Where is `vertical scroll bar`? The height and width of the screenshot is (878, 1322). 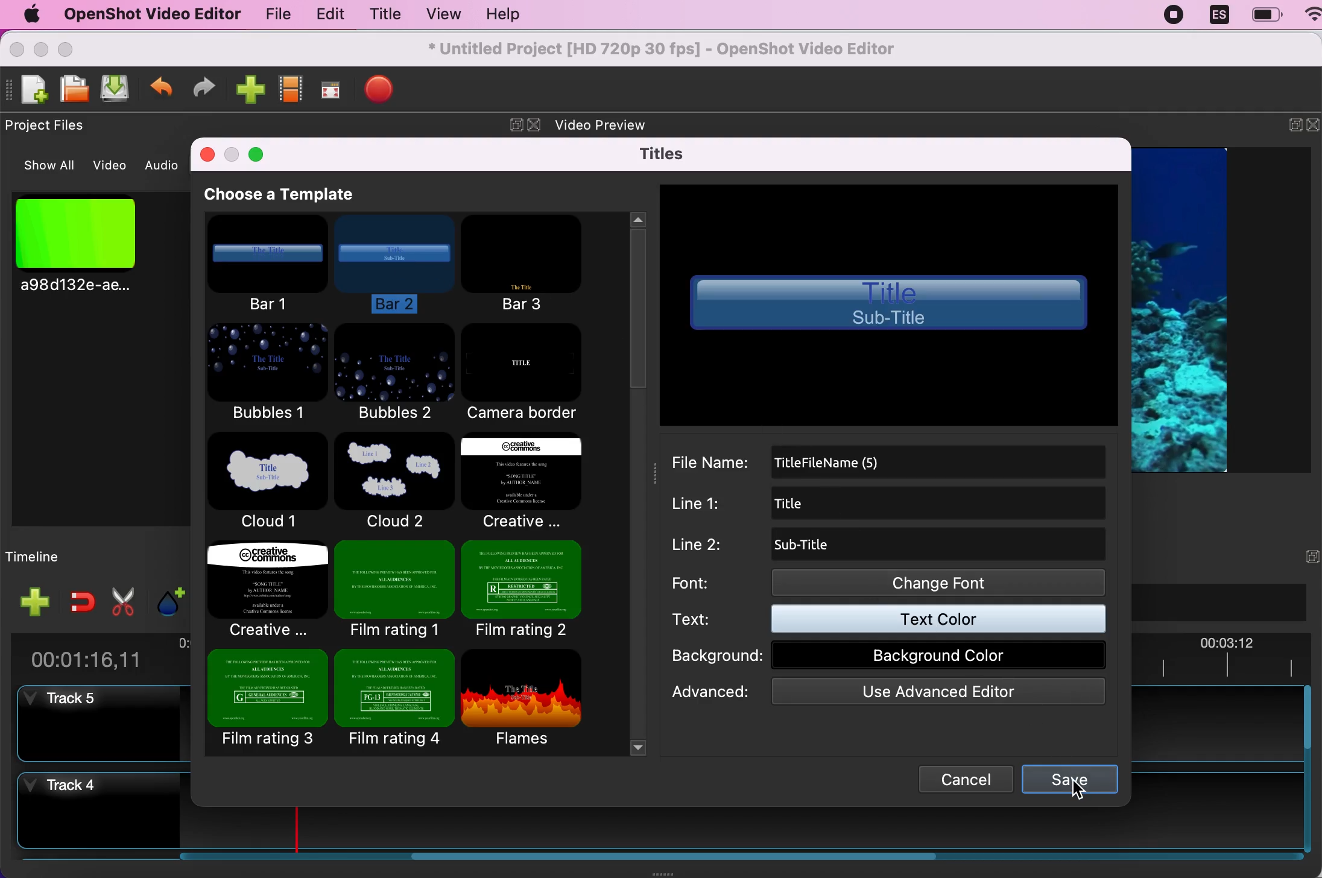 vertical scroll bar is located at coordinates (637, 350).